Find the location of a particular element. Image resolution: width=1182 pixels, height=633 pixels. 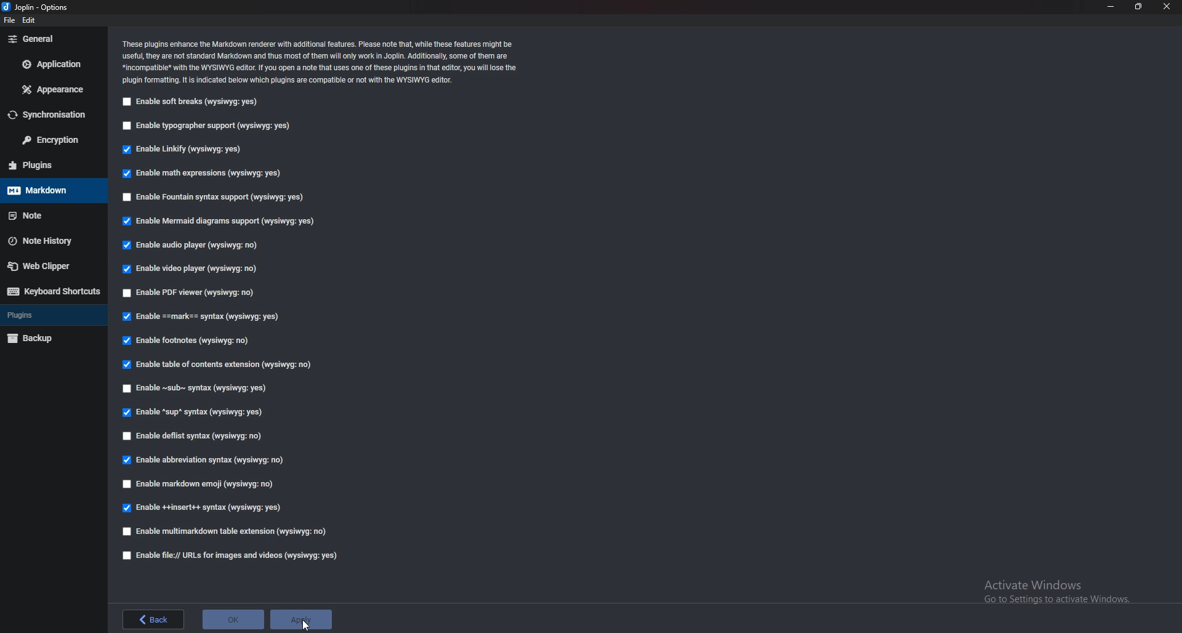

markdown is located at coordinates (50, 191).